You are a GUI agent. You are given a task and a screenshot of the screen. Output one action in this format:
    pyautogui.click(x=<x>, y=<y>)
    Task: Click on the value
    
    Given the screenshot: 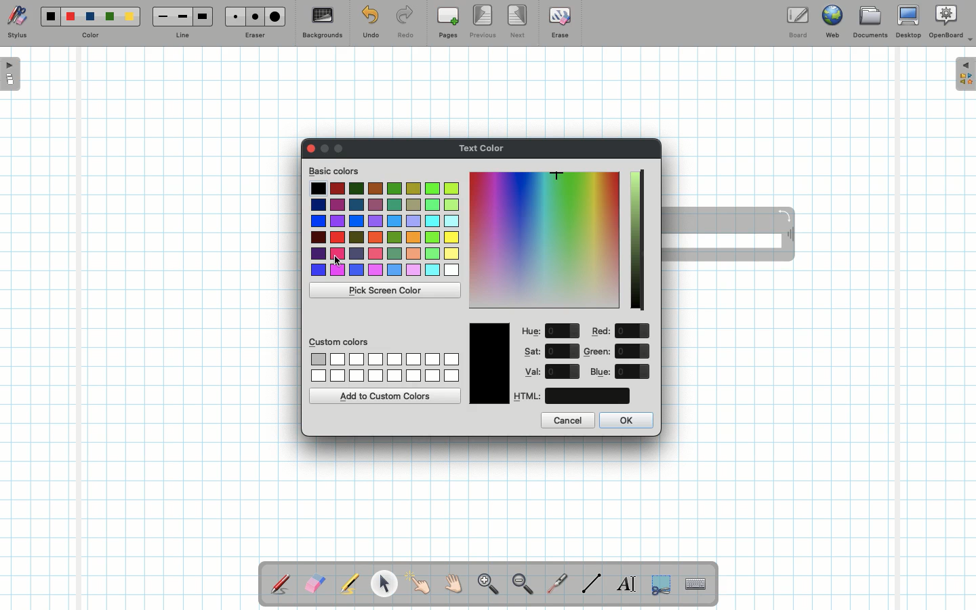 What is the action you would take?
    pyautogui.click(x=632, y=371)
    